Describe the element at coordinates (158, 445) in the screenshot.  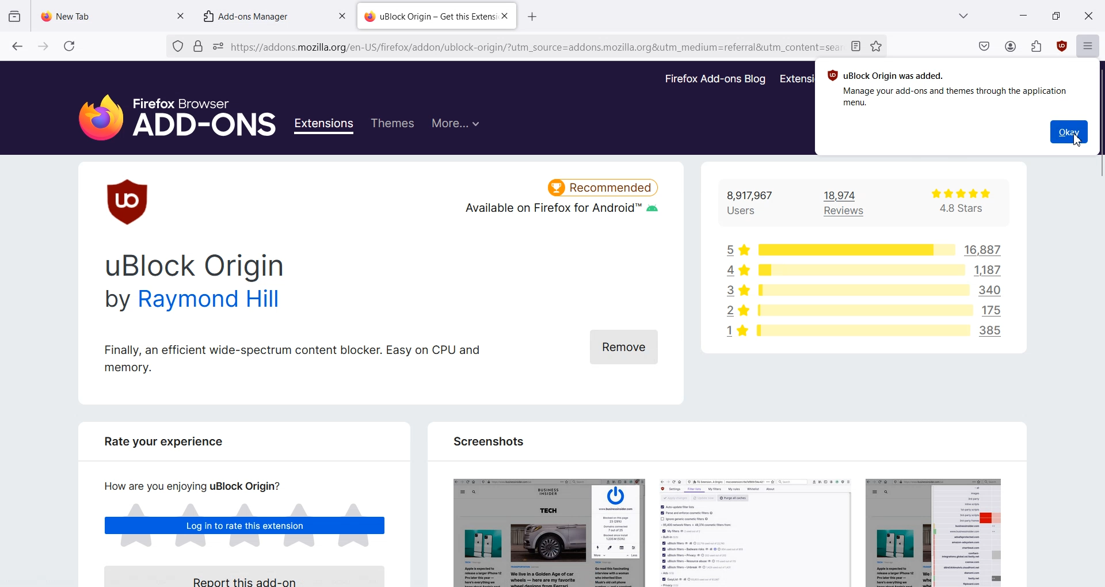
I see `Rate your experience` at that location.